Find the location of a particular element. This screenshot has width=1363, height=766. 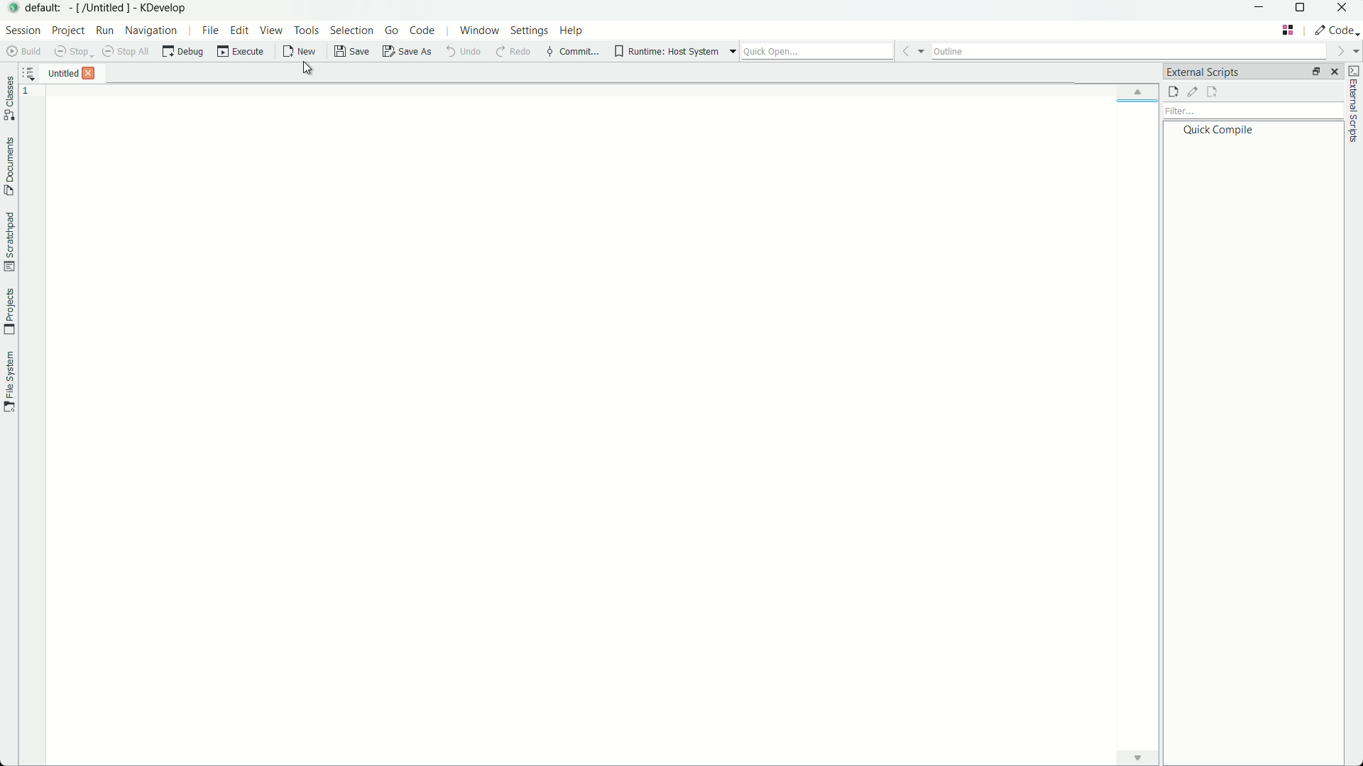

save is located at coordinates (349, 52).